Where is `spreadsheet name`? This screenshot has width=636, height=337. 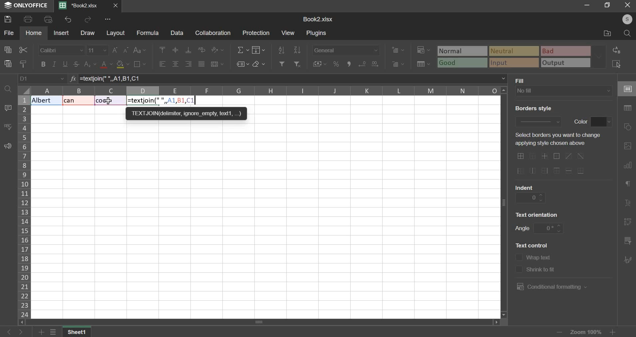 spreadsheet name is located at coordinates (318, 19).